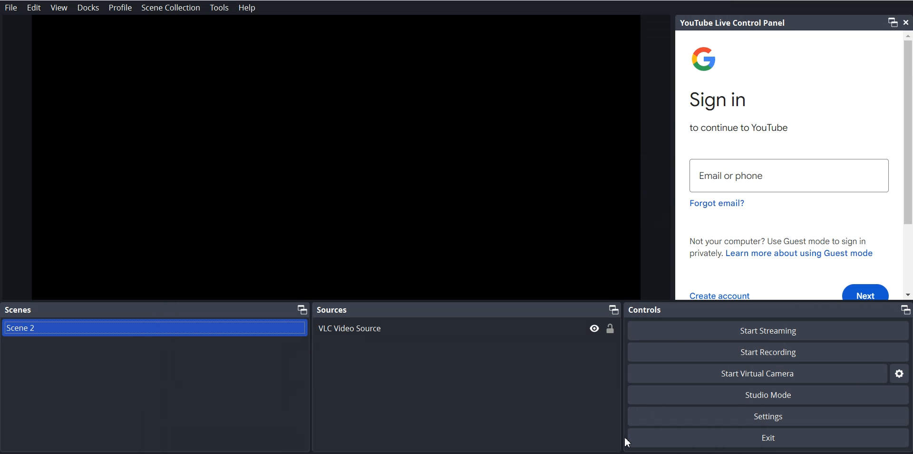 The width and height of the screenshot is (913, 454). Describe the element at coordinates (12, 7) in the screenshot. I see `File` at that location.